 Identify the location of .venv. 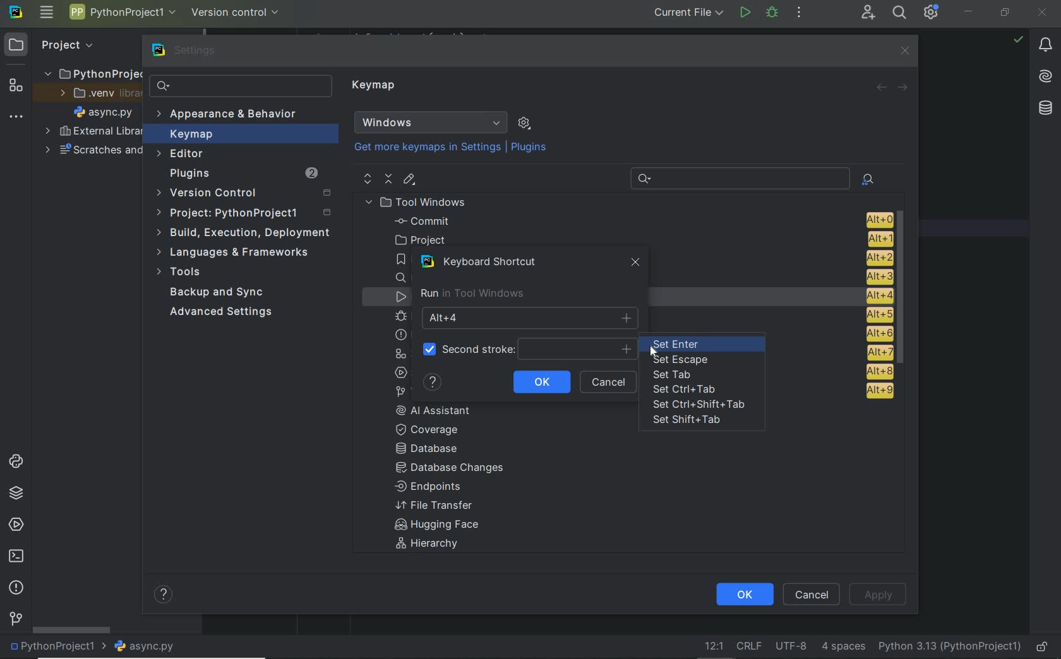
(94, 93).